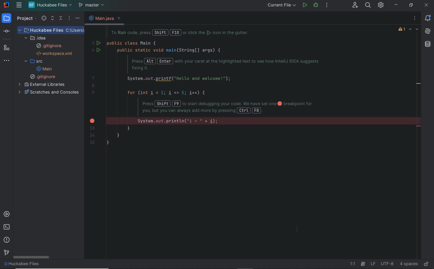 The width and height of the screenshot is (434, 269). What do you see at coordinates (6, 227) in the screenshot?
I see `terminal` at bounding box center [6, 227].